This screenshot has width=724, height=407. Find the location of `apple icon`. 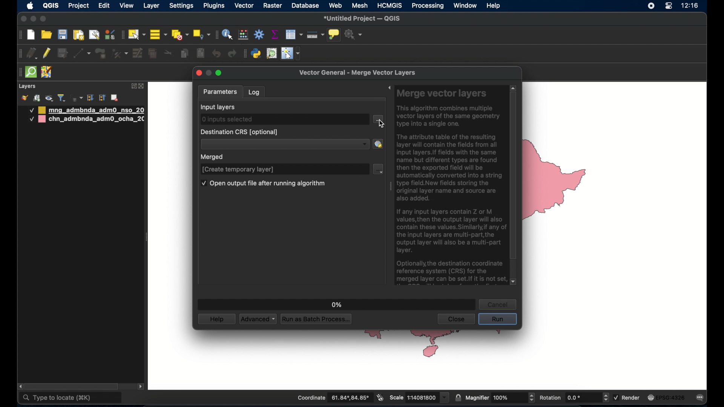

apple icon is located at coordinates (30, 6).